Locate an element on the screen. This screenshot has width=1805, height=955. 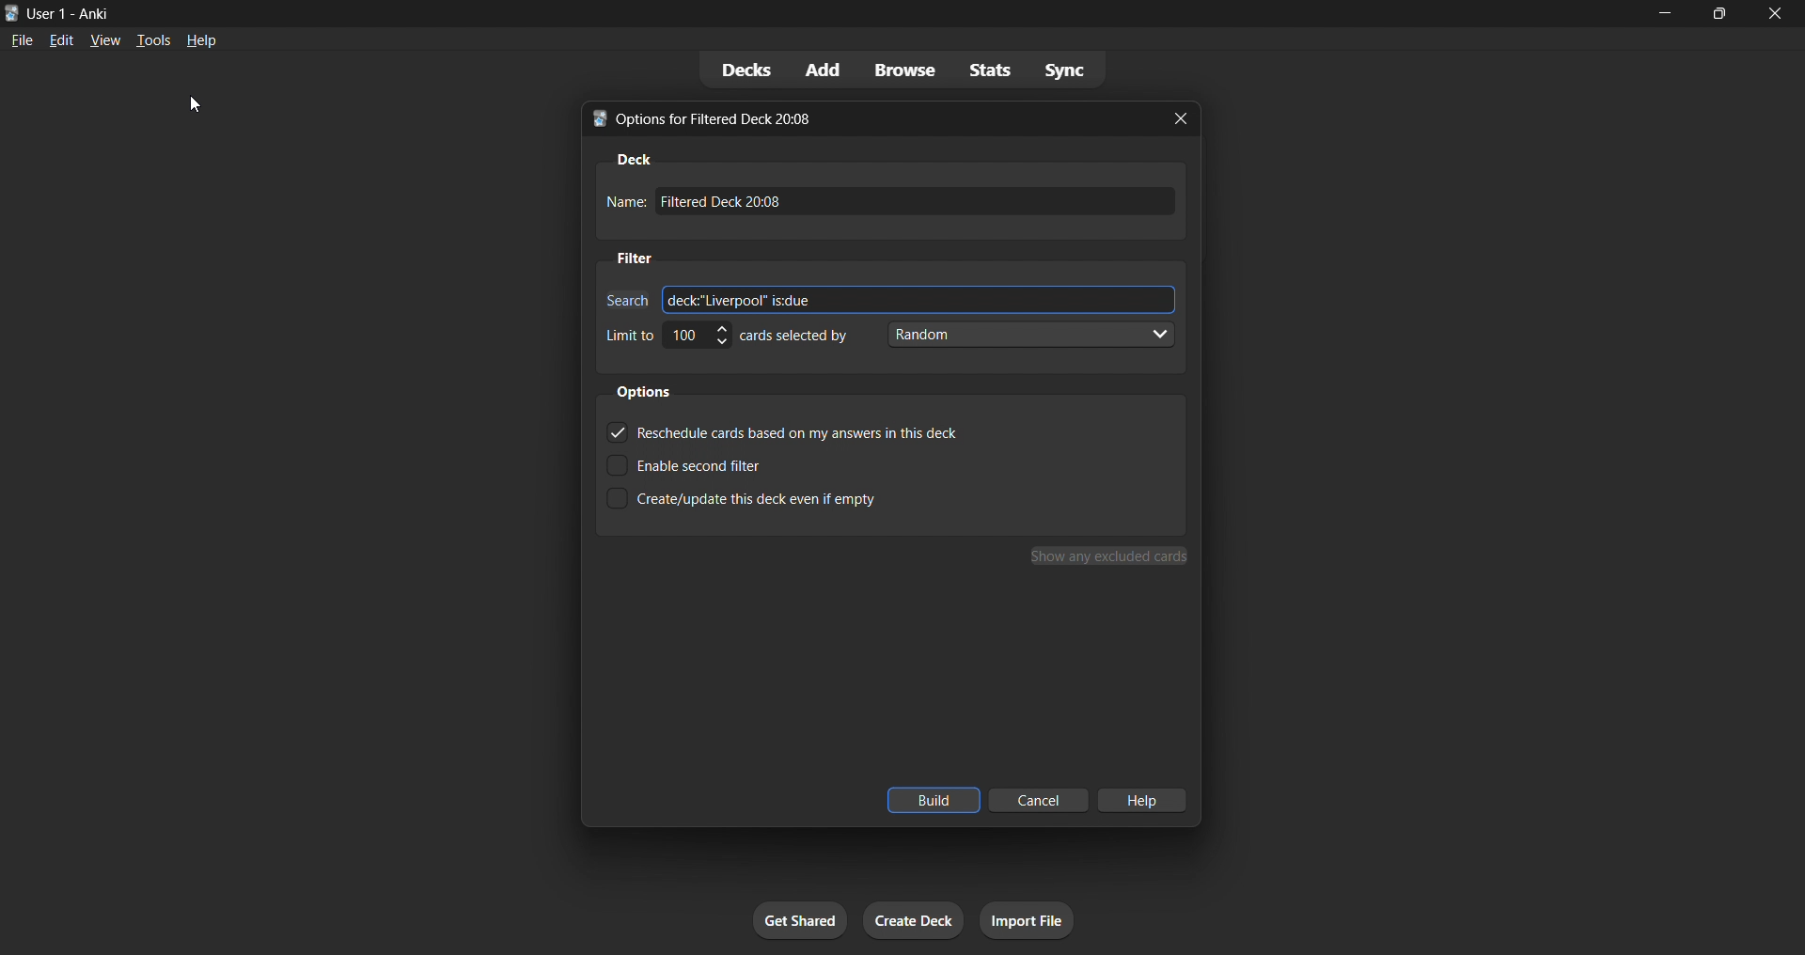
(un)check reschedule cards radio option is located at coordinates (810, 434).